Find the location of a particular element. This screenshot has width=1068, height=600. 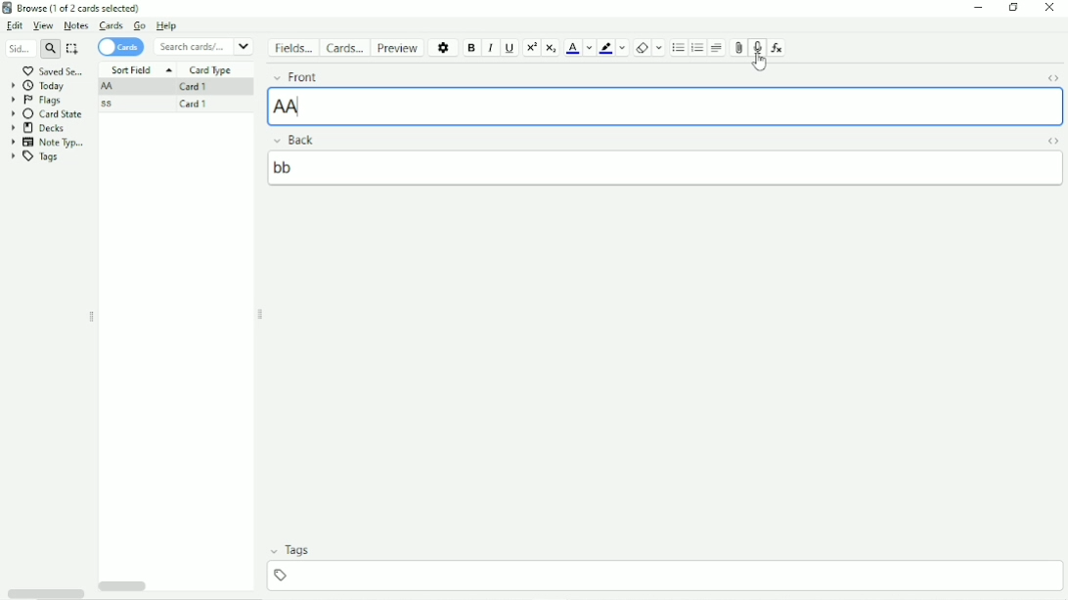

Underline is located at coordinates (511, 48).